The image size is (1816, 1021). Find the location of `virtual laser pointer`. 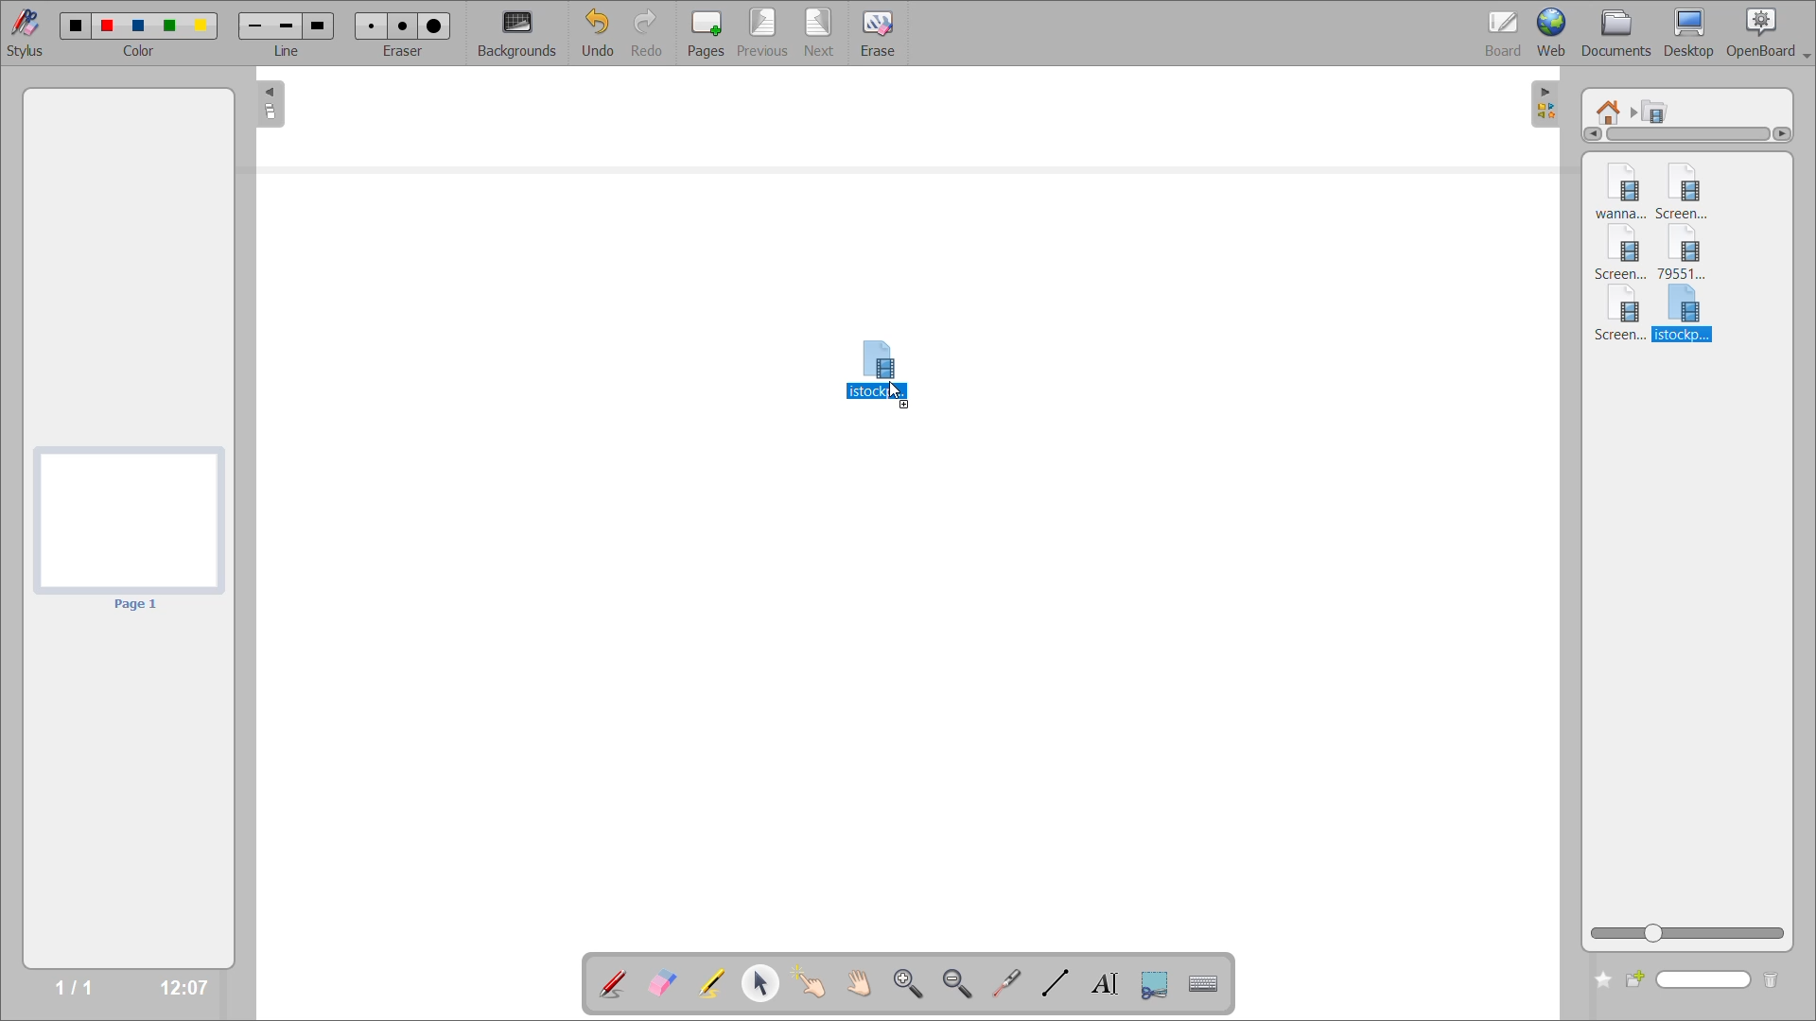

virtual laser pointer is located at coordinates (1007, 982).